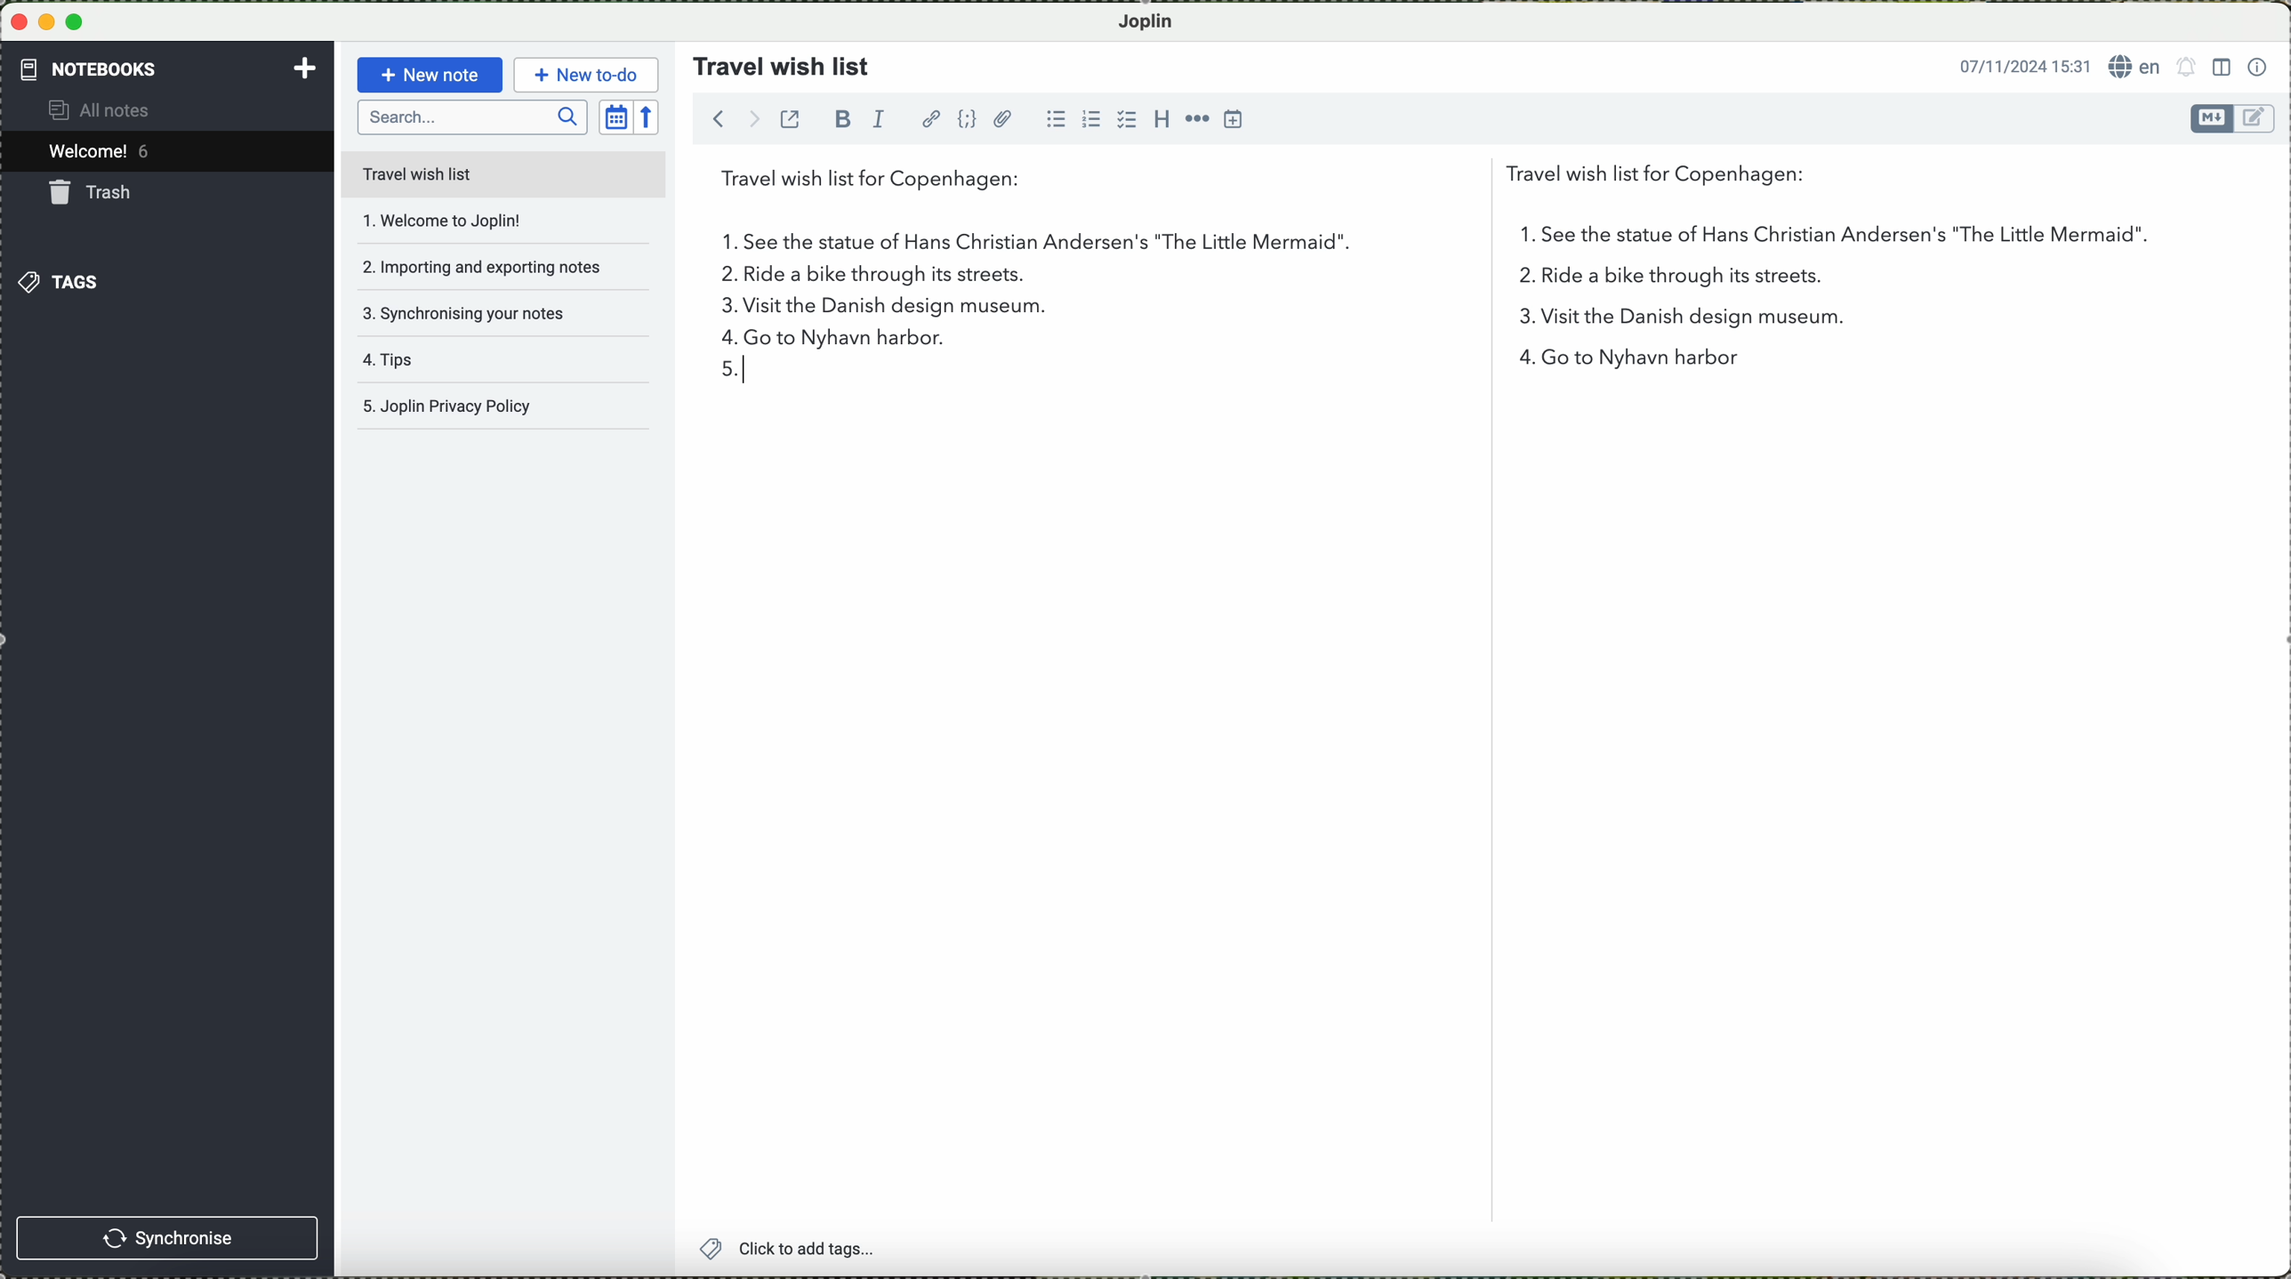 Image resolution: width=2291 pixels, height=1279 pixels. I want to click on reverse sort order, so click(651, 116).